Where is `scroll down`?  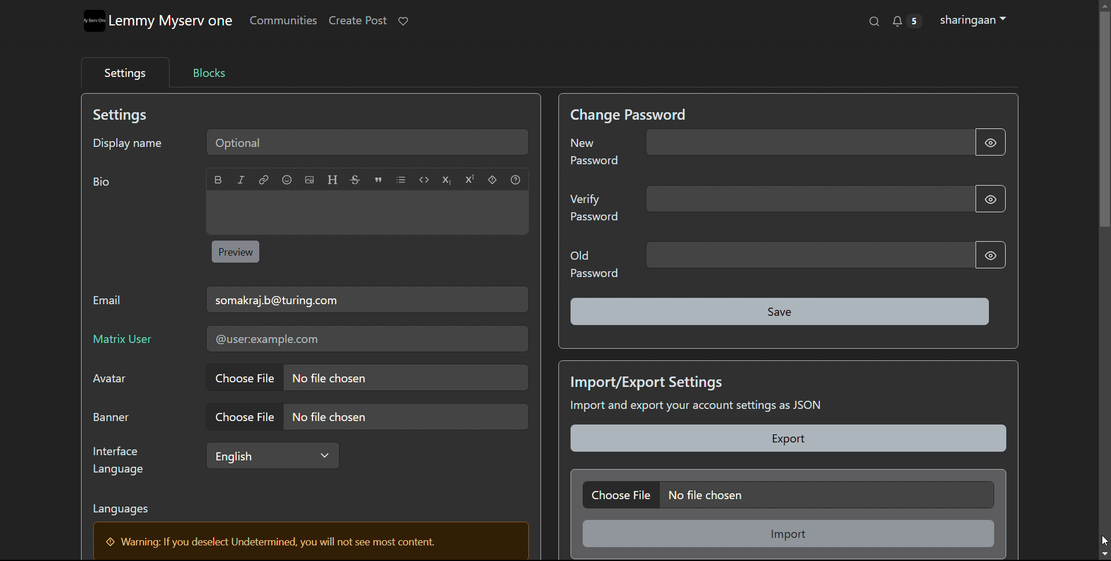
scroll down is located at coordinates (1104, 555).